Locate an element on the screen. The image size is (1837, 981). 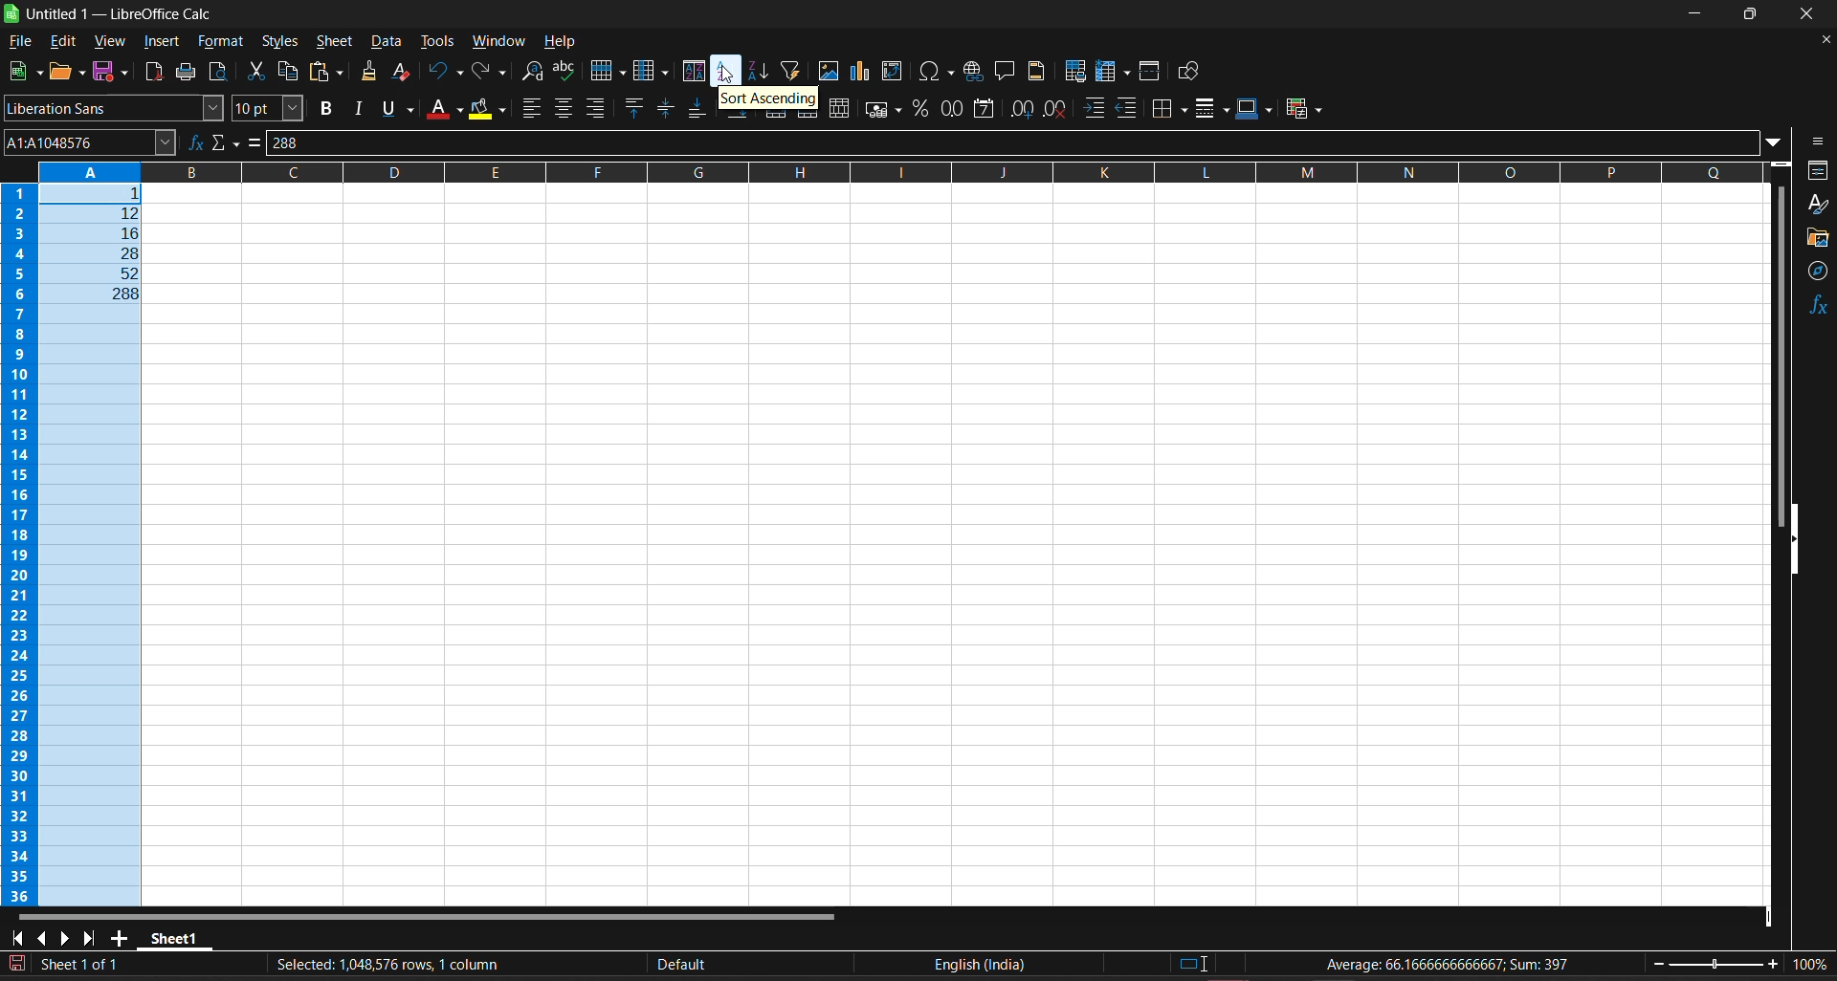
borders is located at coordinates (1170, 108).